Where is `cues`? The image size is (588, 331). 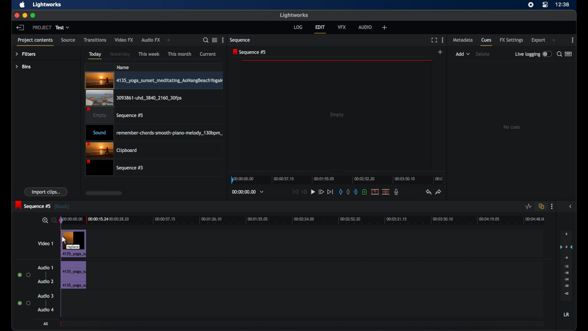 cues is located at coordinates (487, 42).